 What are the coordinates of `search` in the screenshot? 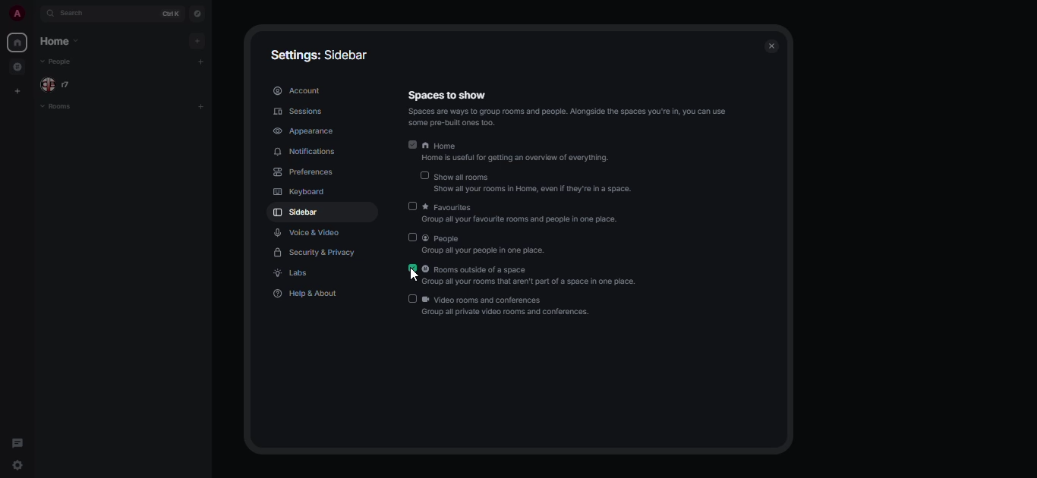 It's located at (77, 15).